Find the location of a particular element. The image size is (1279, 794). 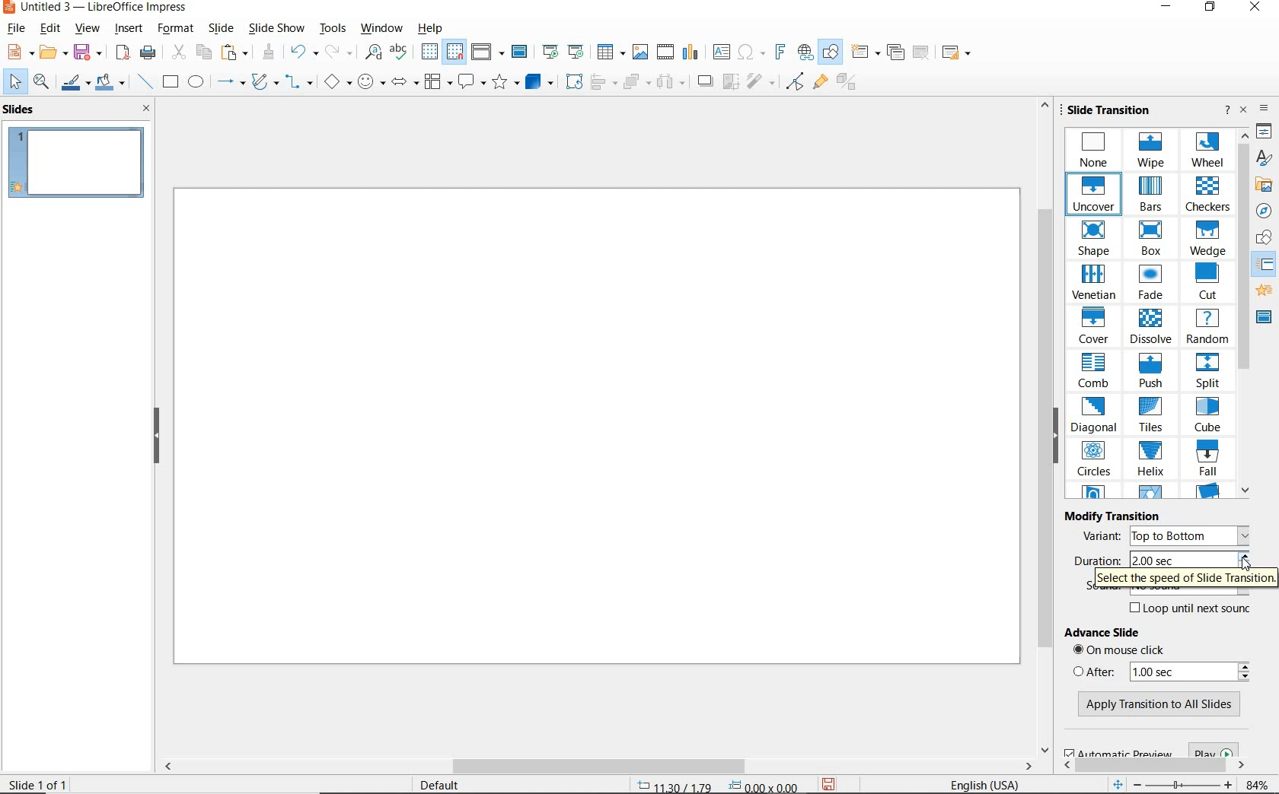

DUPLICATE SLIDE is located at coordinates (896, 52).